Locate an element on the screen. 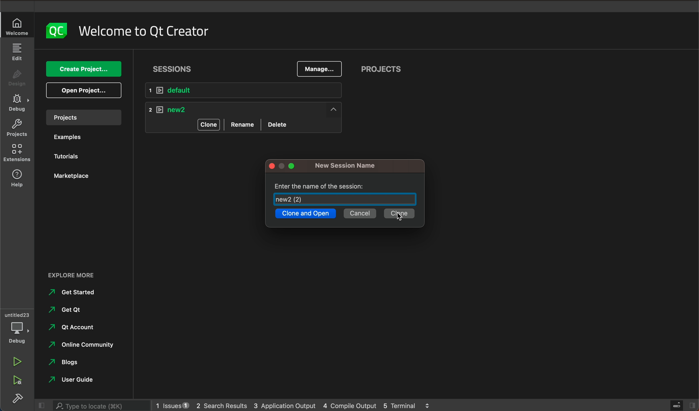 This screenshot has height=411, width=699. search is located at coordinates (98, 405).